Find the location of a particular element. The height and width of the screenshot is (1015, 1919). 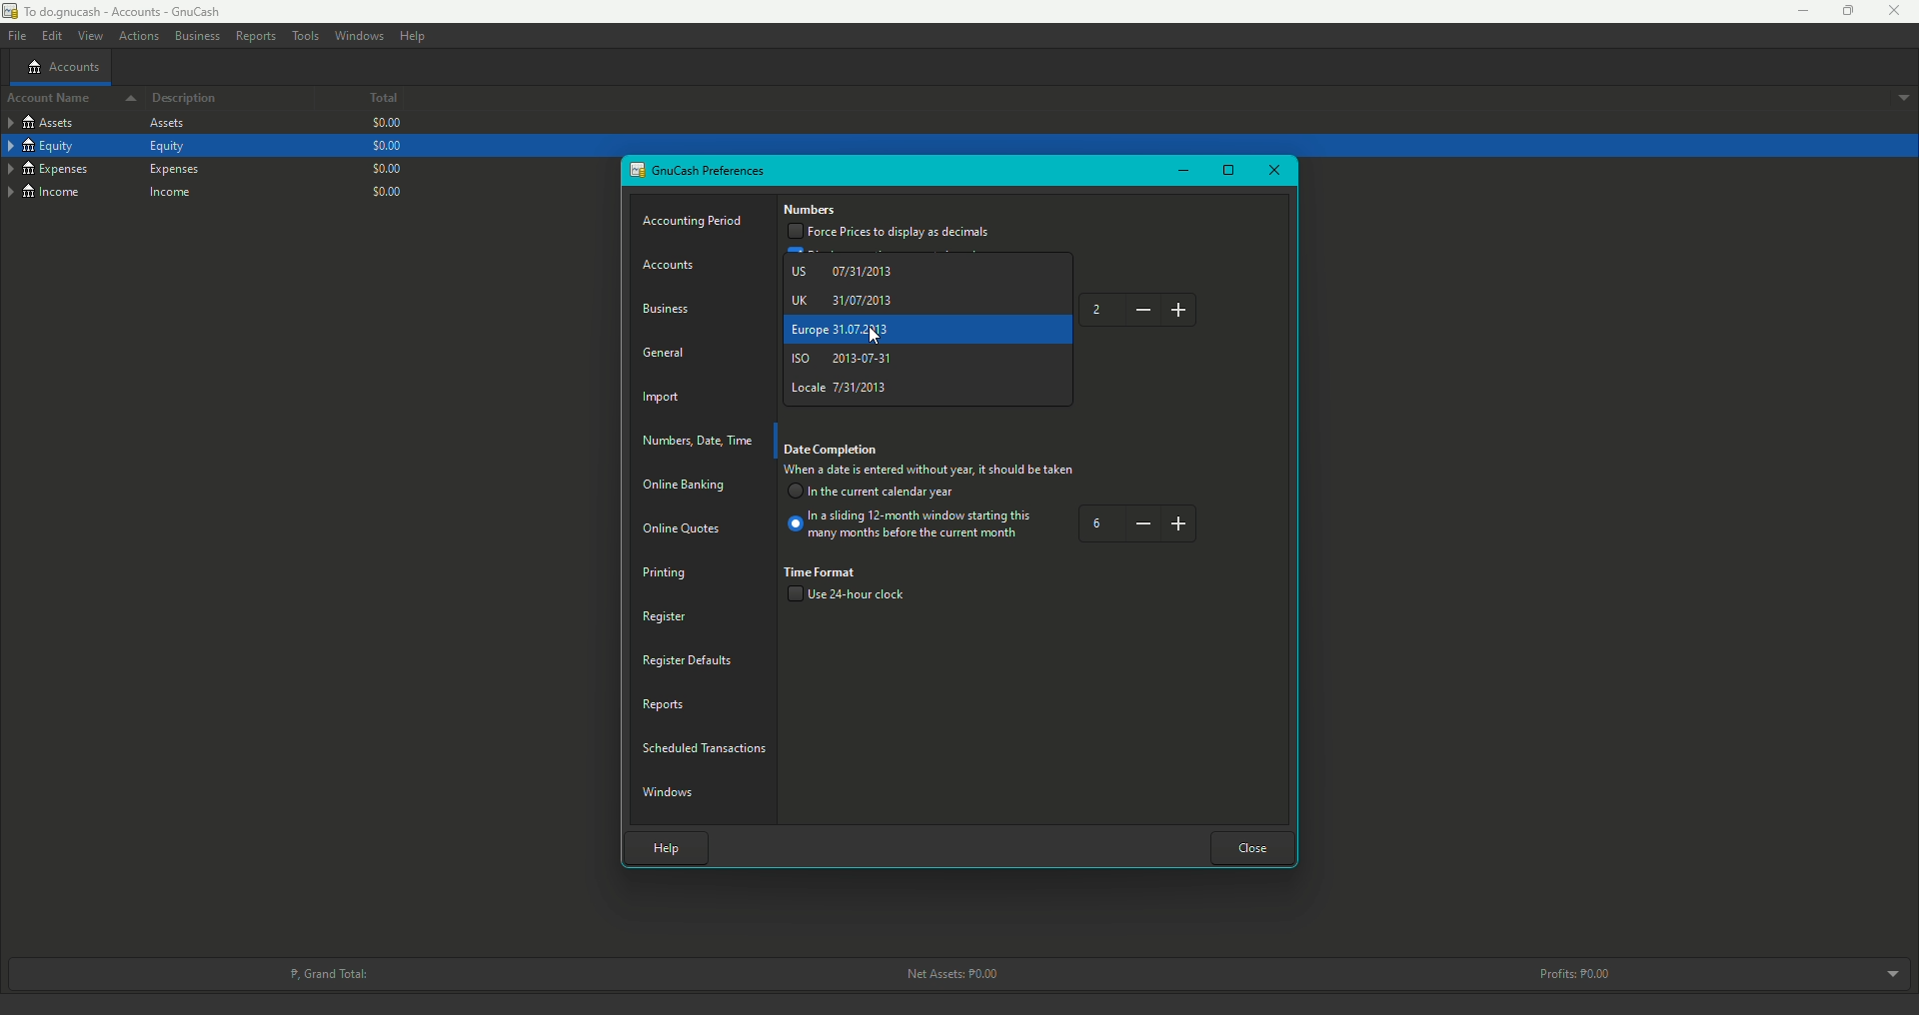

Locale is located at coordinates (844, 387).